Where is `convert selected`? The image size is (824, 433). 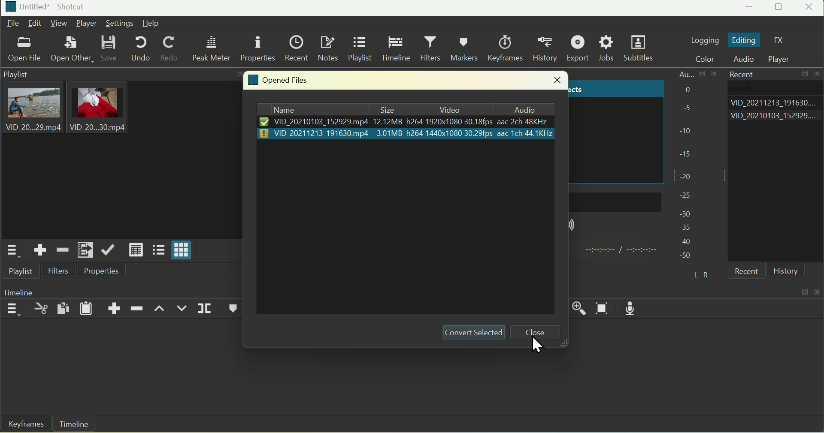 convert selected is located at coordinates (471, 333).